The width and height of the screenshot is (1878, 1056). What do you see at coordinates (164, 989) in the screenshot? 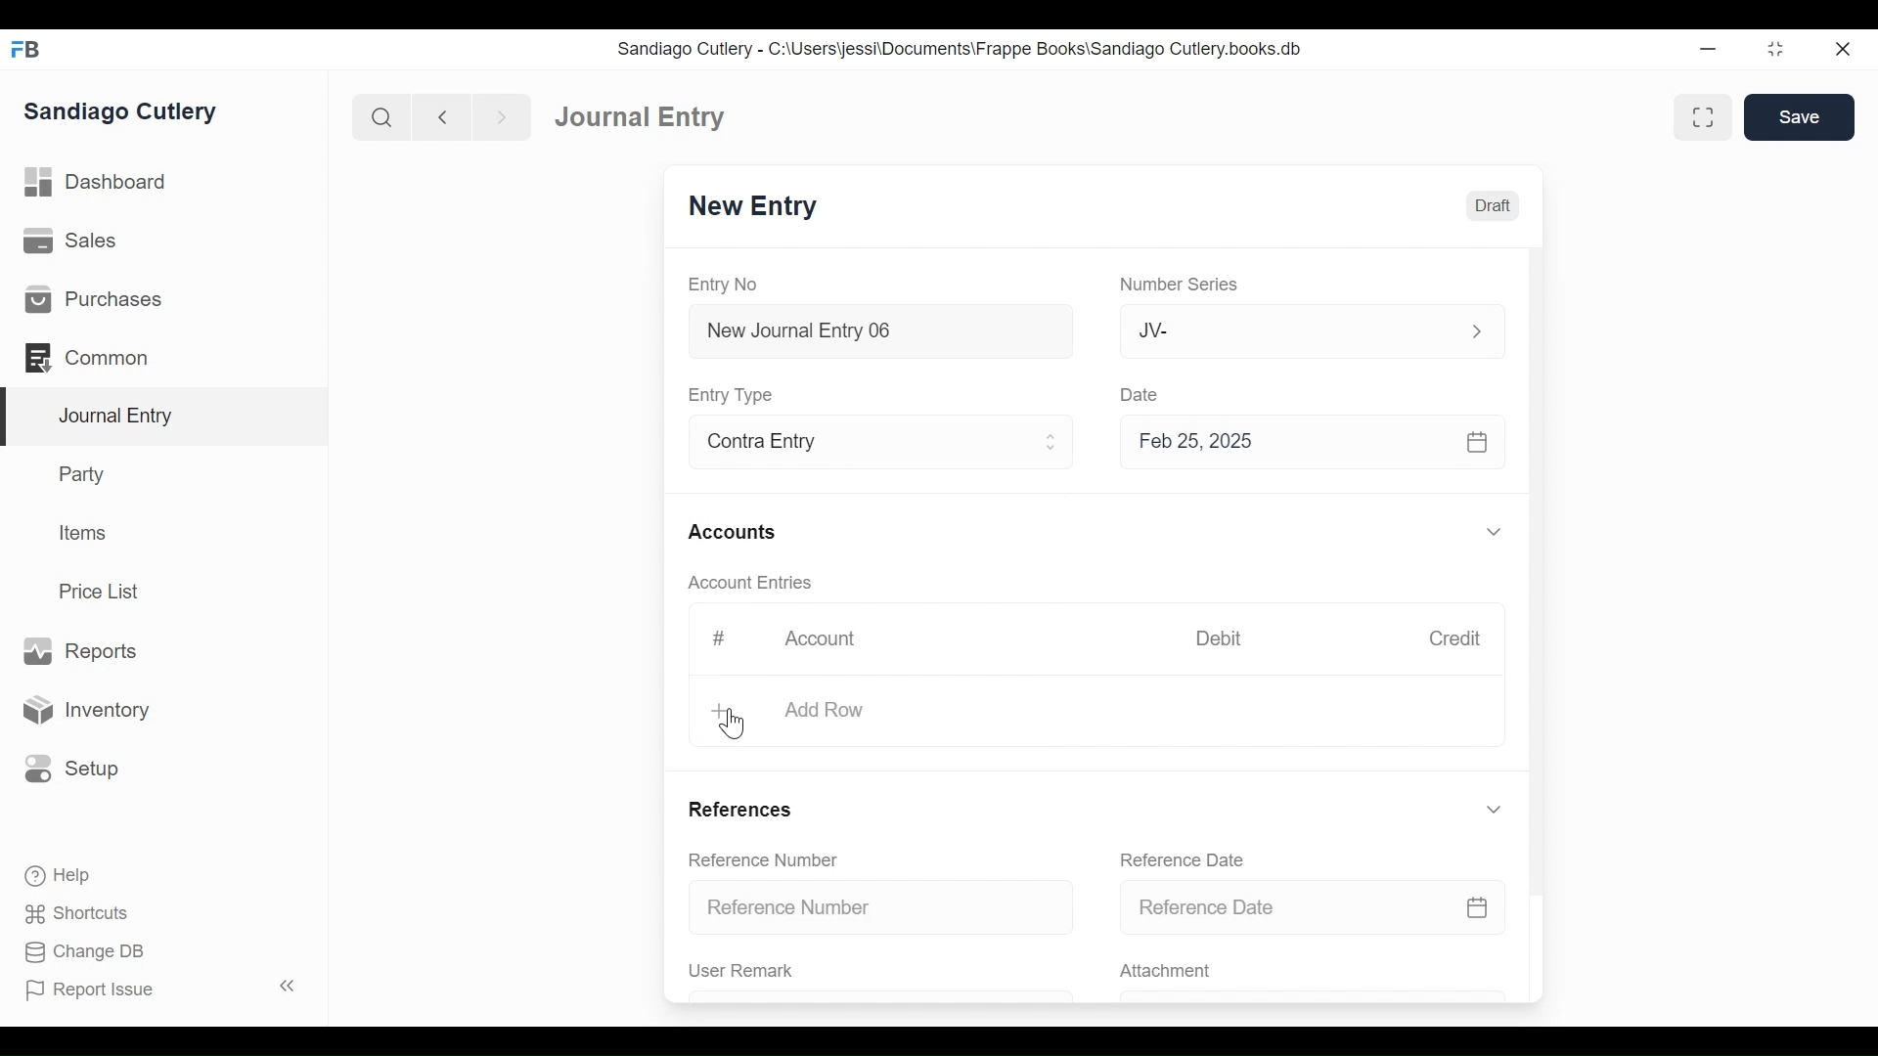
I see `Report Issue` at bounding box center [164, 989].